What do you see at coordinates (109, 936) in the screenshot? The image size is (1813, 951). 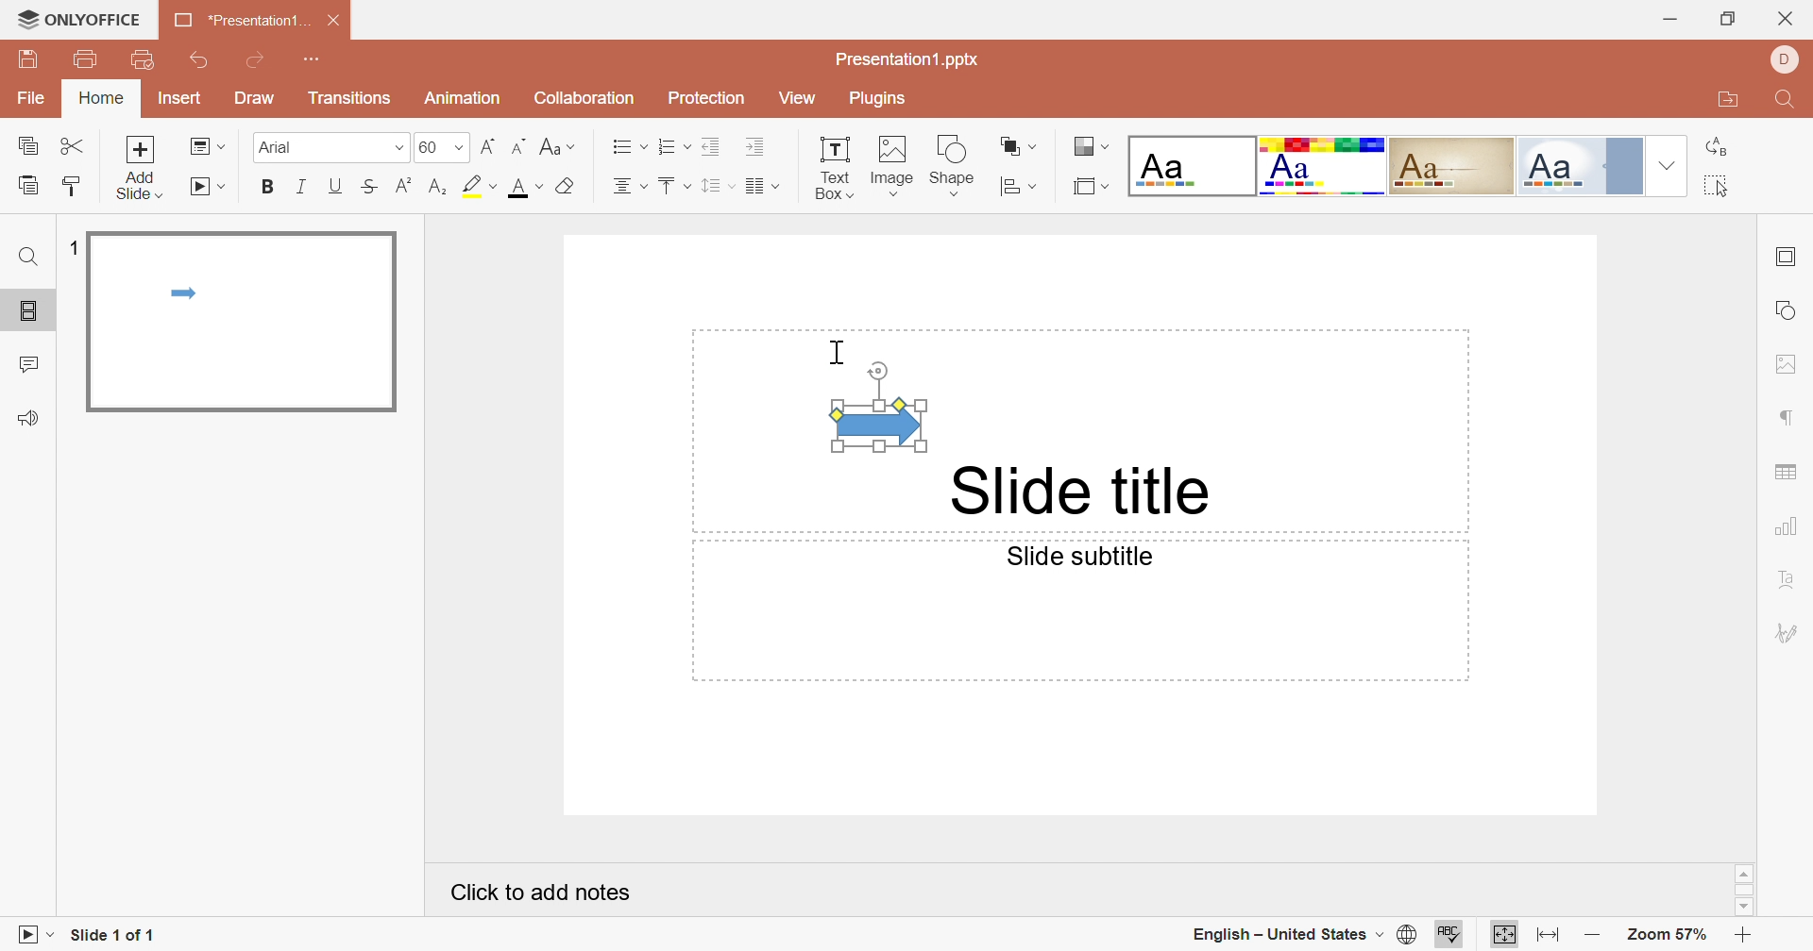 I see `Slide 1 of 1` at bounding box center [109, 936].